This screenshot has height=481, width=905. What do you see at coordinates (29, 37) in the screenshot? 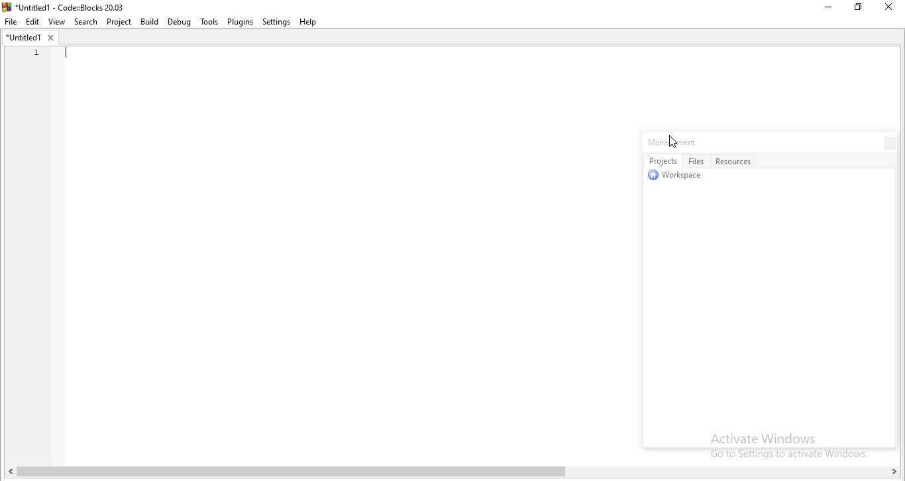
I see `Untitled1` at bounding box center [29, 37].